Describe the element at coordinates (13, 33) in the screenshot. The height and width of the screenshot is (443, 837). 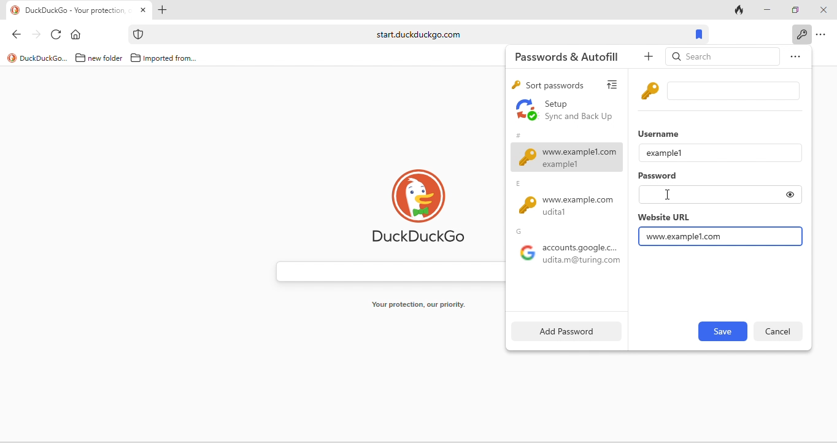
I see `back` at that location.